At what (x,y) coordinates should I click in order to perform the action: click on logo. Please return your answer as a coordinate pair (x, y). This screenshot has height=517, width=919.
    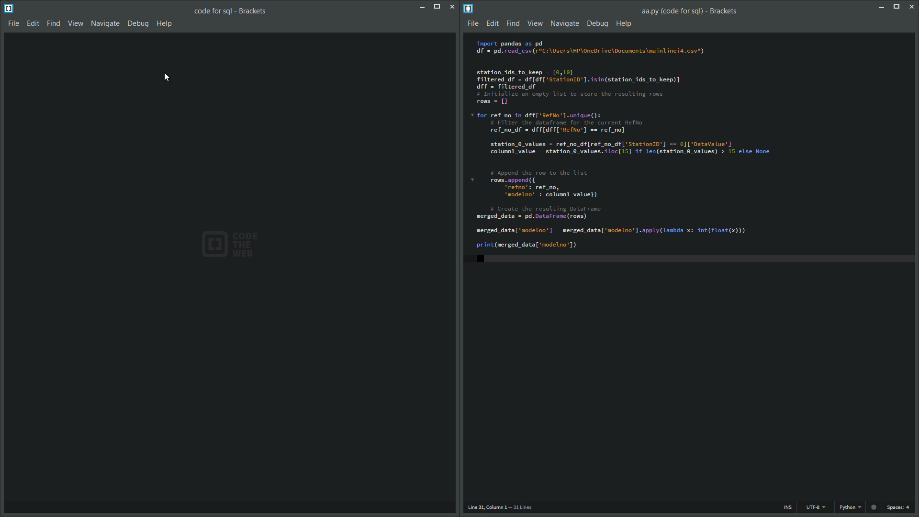
    Looking at the image, I should click on (9, 9).